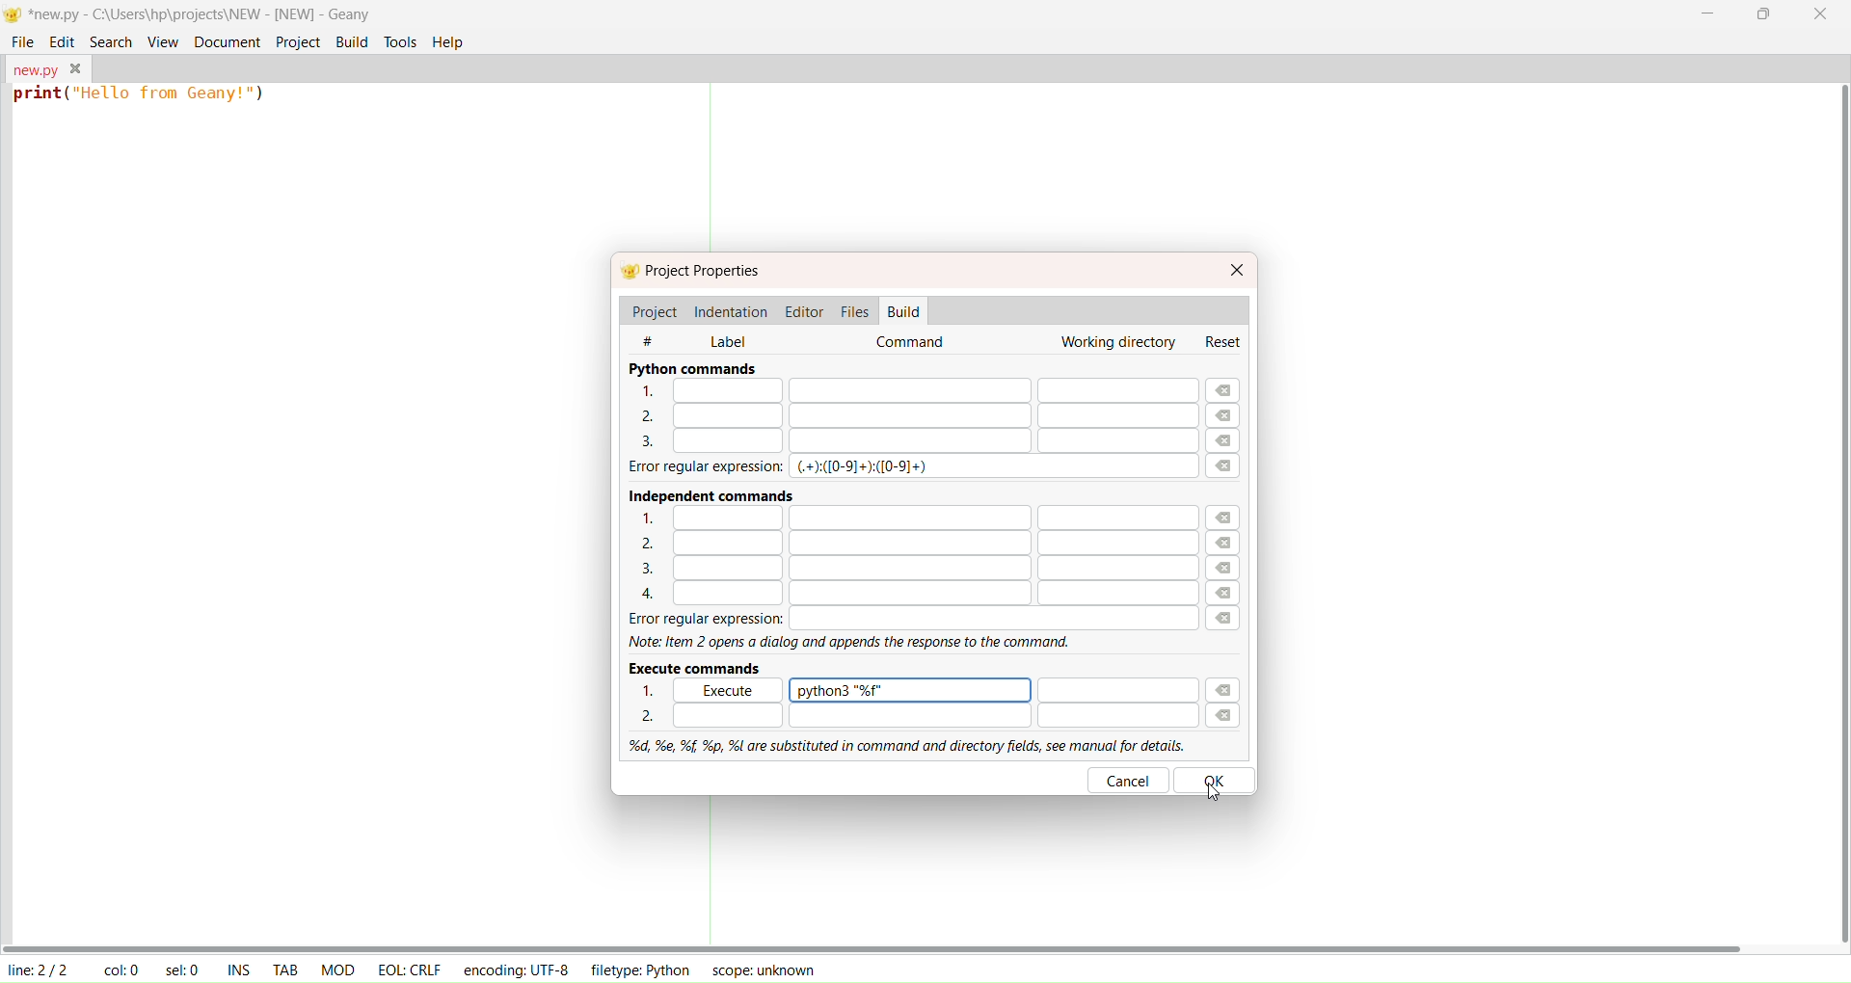 Image resolution: width=1851 pixels, height=983 pixels. What do you see at coordinates (201, 13) in the screenshot?
I see `title` at bounding box center [201, 13].